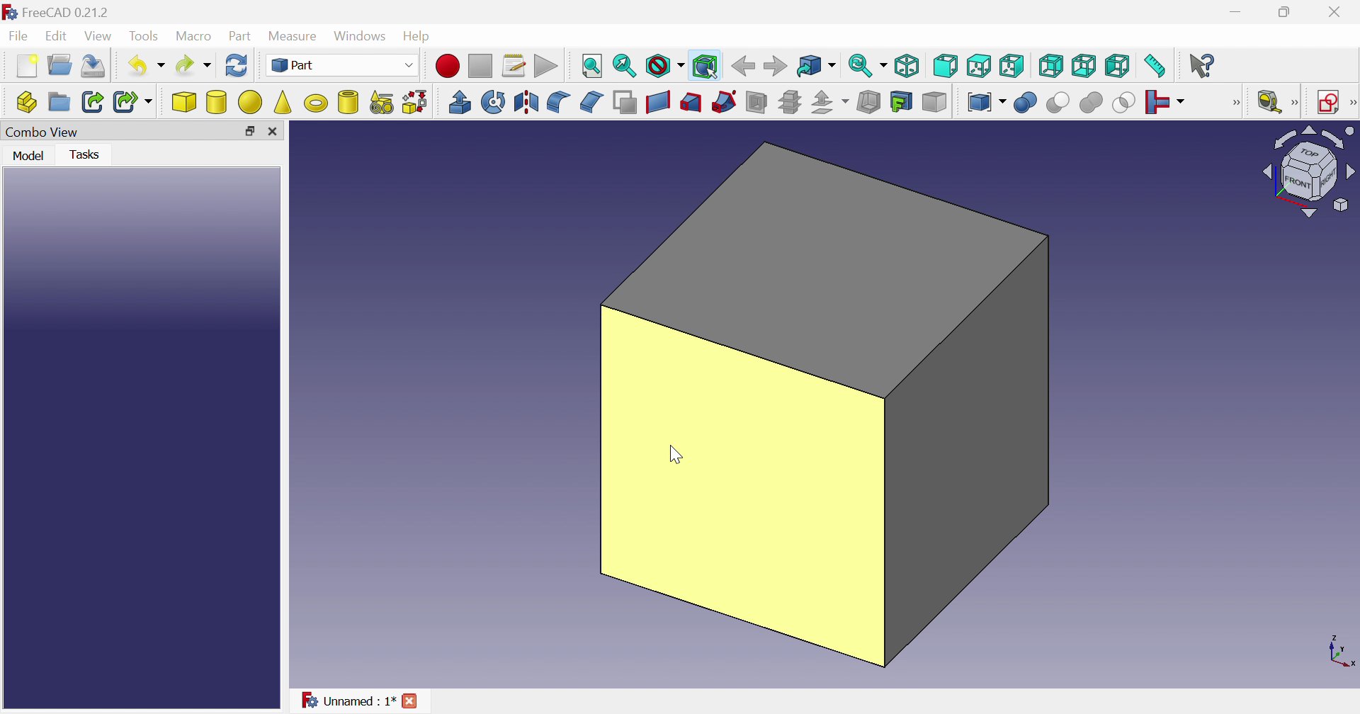 Image resolution: width=1360 pixels, height=714 pixels. I want to click on [Boolean], so click(1233, 103).